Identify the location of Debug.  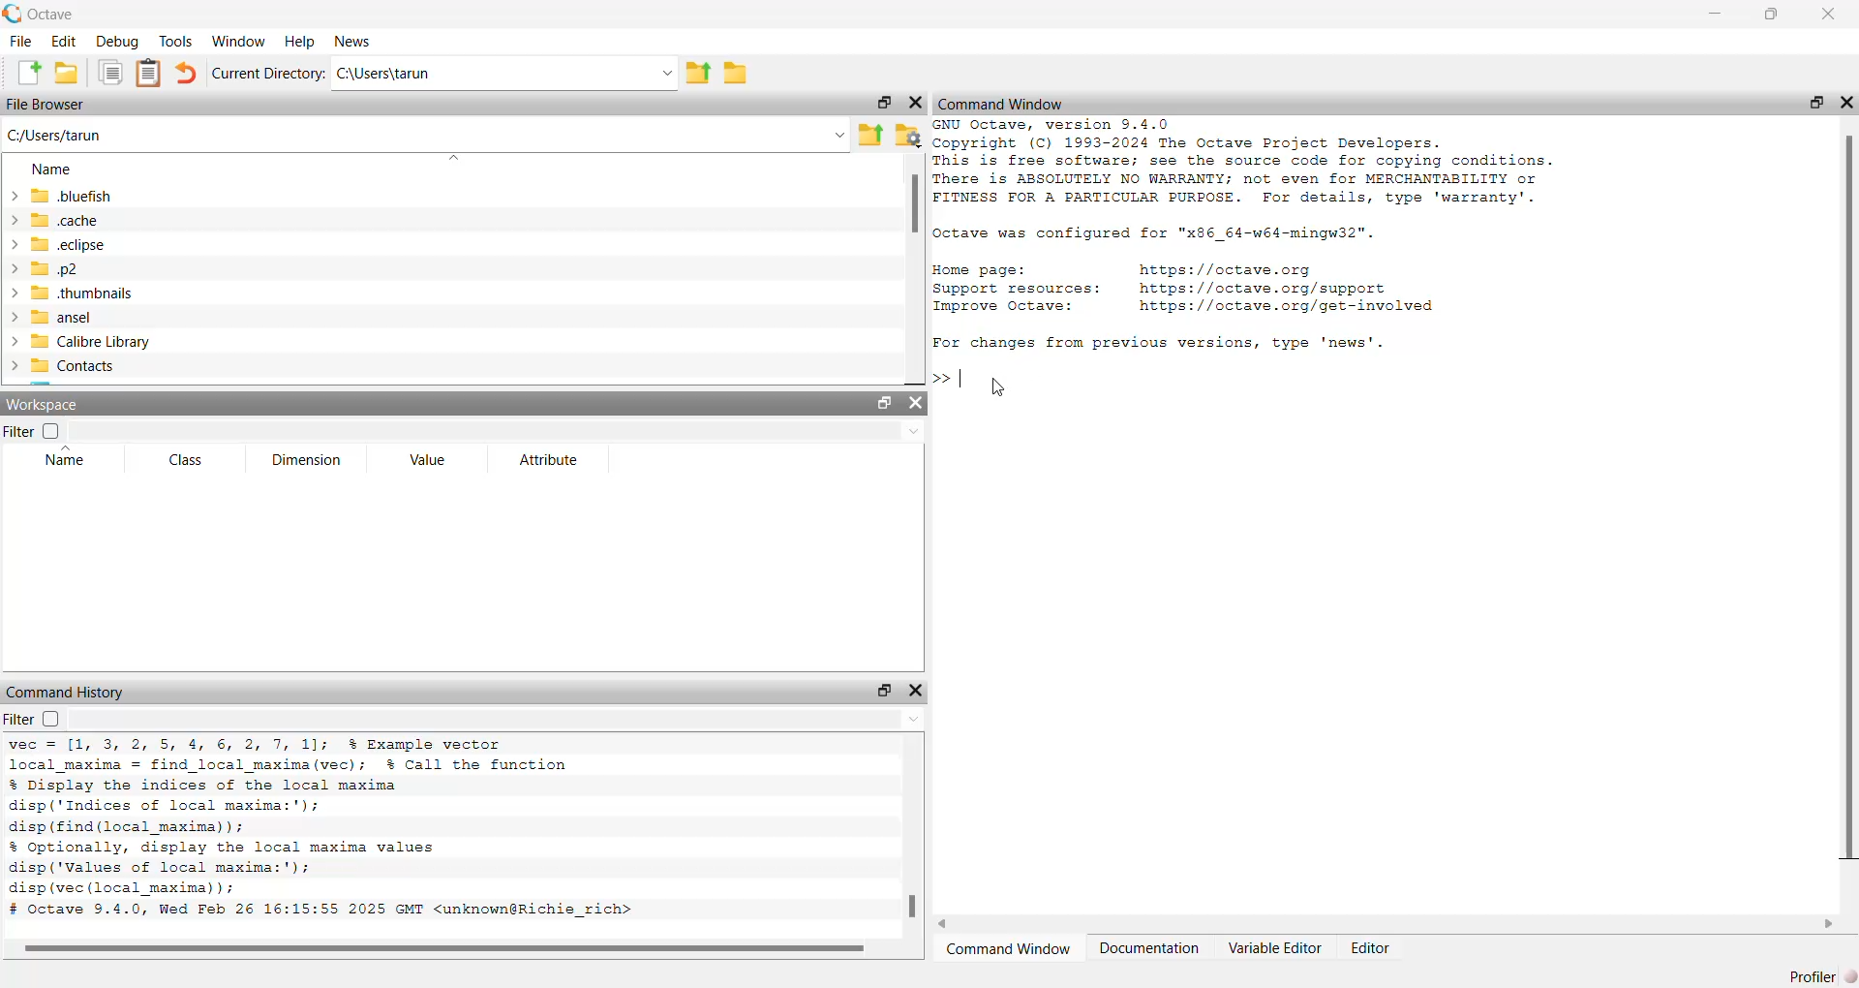
(117, 41).